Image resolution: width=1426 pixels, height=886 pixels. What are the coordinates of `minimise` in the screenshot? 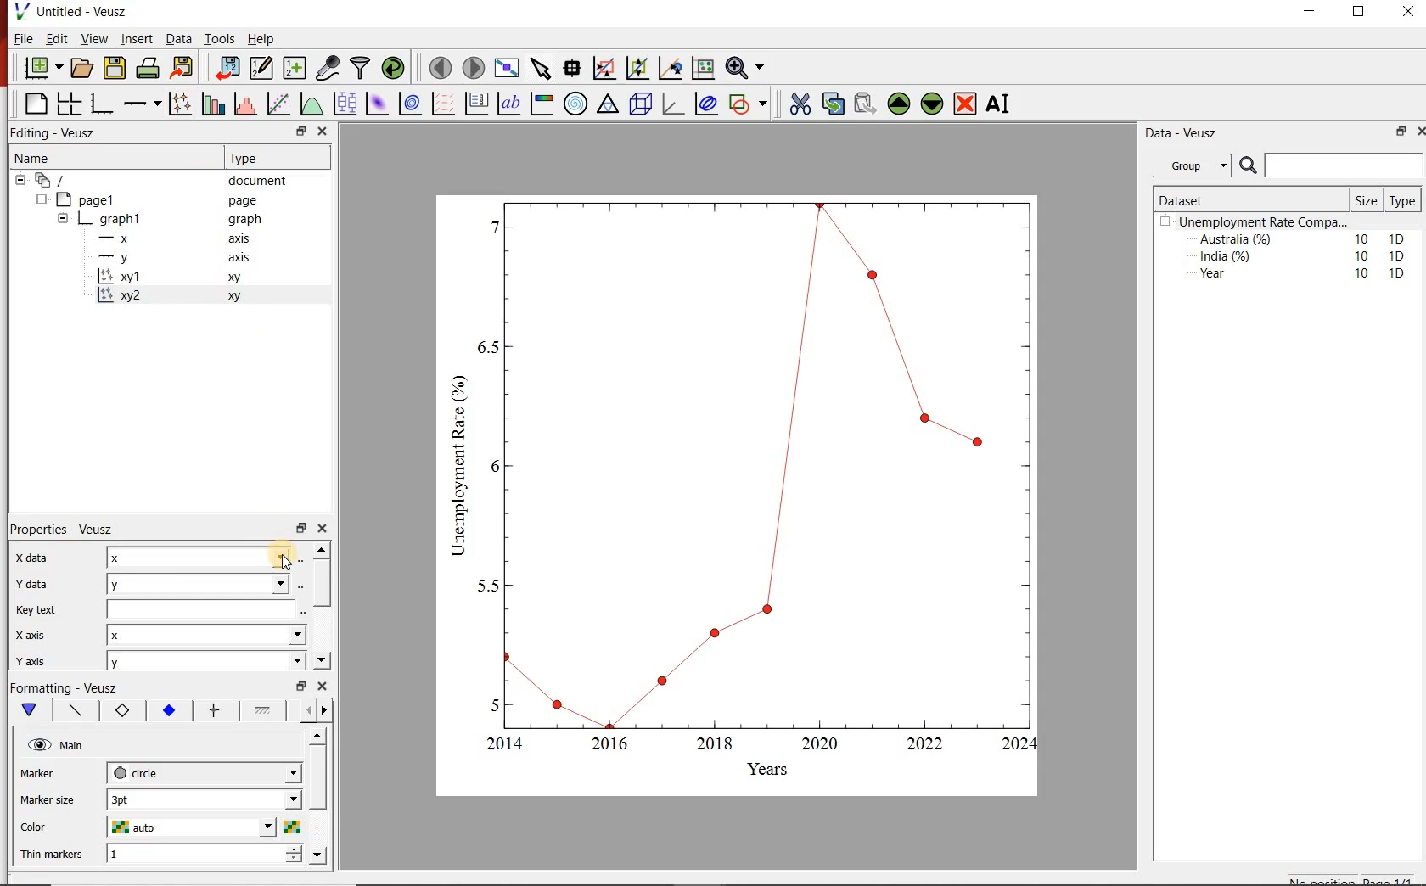 It's located at (301, 684).